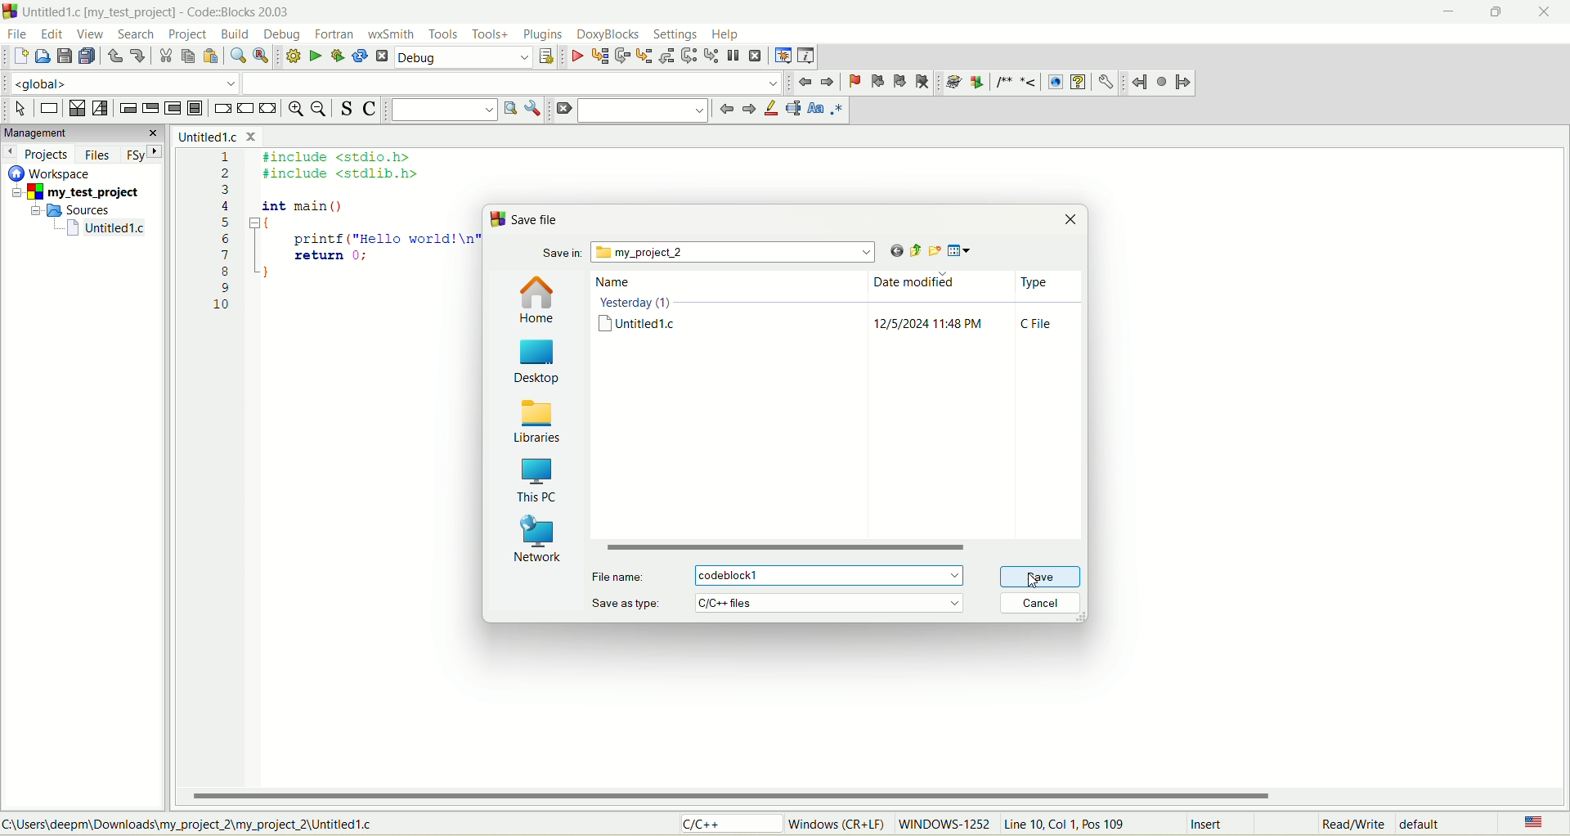 This screenshot has width=1570, height=836. What do you see at coordinates (237, 56) in the screenshot?
I see `find` at bounding box center [237, 56].